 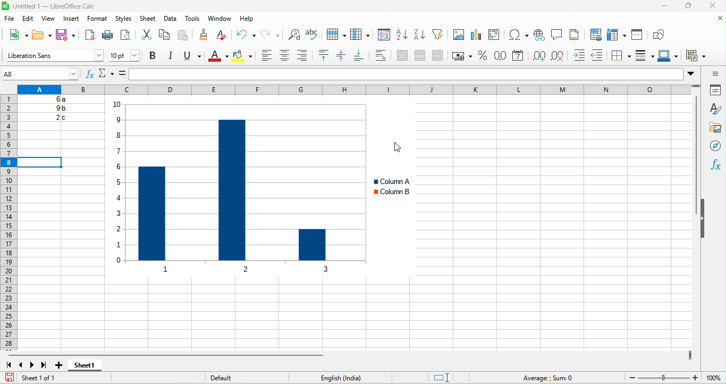 What do you see at coordinates (90, 36) in the screenshot?
I see `export direct as pdf` at bounding box center [90, 36].